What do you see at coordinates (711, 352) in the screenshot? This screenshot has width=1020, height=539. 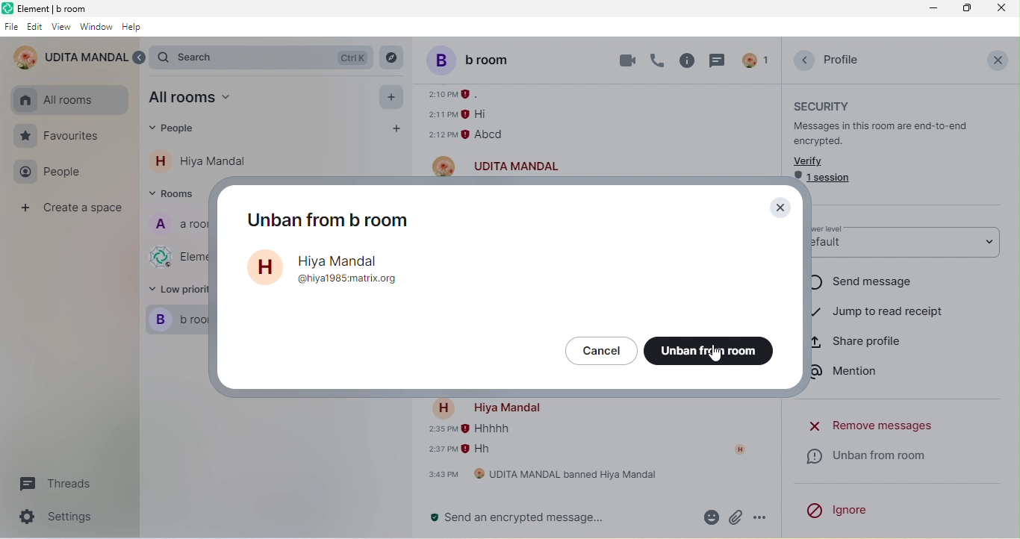 I see `unban from room` at bounding box center [711, 352].